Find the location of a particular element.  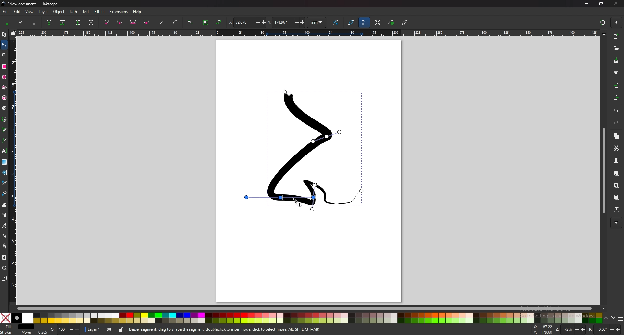

stars and polygons is located at coordinates (4, 87).